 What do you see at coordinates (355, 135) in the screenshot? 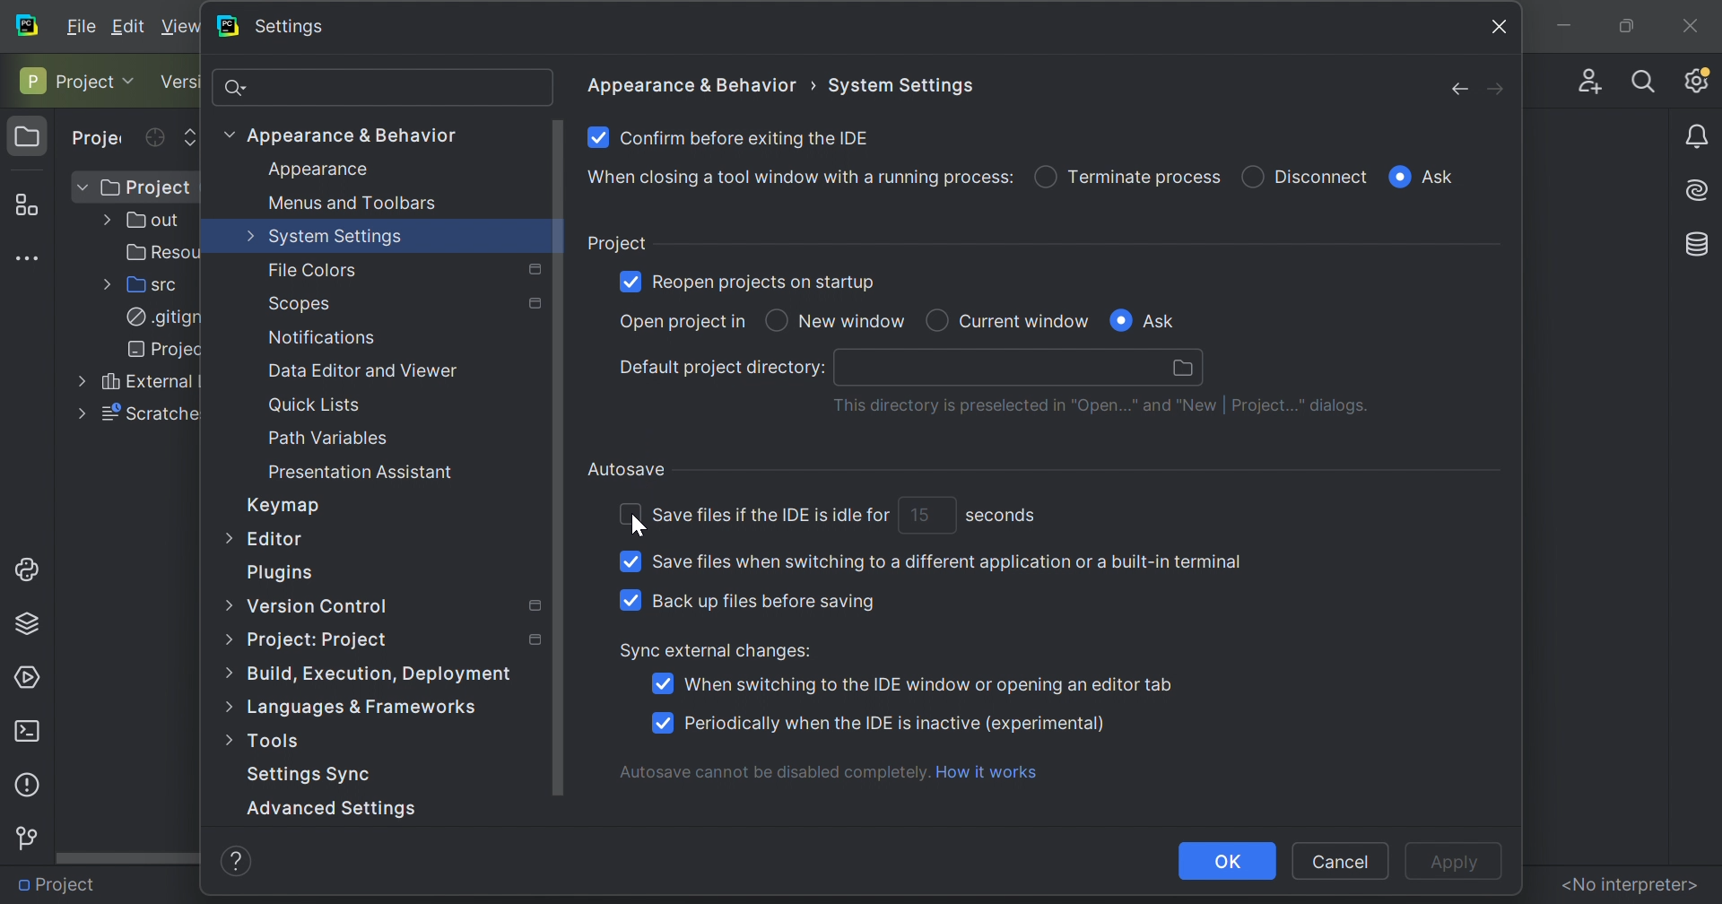
I see `Appearance & Behavior` at bounding box center [355, 135].